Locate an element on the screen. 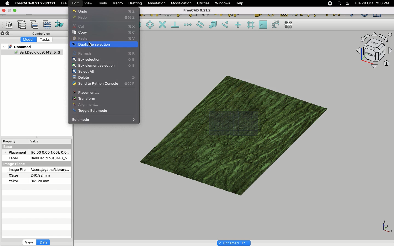  Refresh is located at coordinates (104, 53).